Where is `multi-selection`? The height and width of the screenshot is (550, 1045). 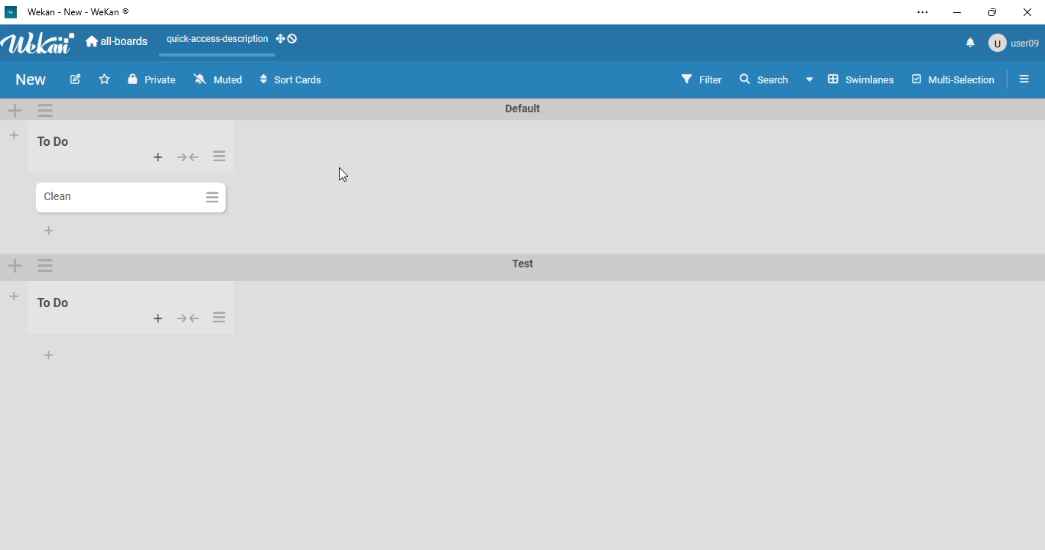
multi-selection is located at coordinates (953, 79).